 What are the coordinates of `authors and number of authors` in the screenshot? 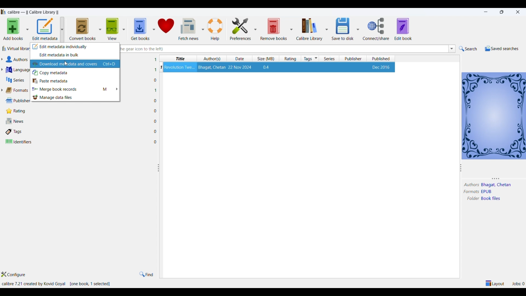 It's located at (19, 59).